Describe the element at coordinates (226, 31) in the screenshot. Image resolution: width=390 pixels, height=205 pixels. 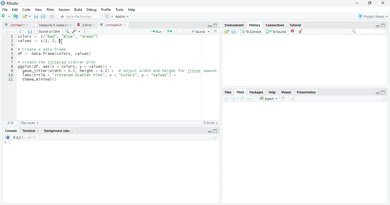
I see `Load history from an existing file` at that location.